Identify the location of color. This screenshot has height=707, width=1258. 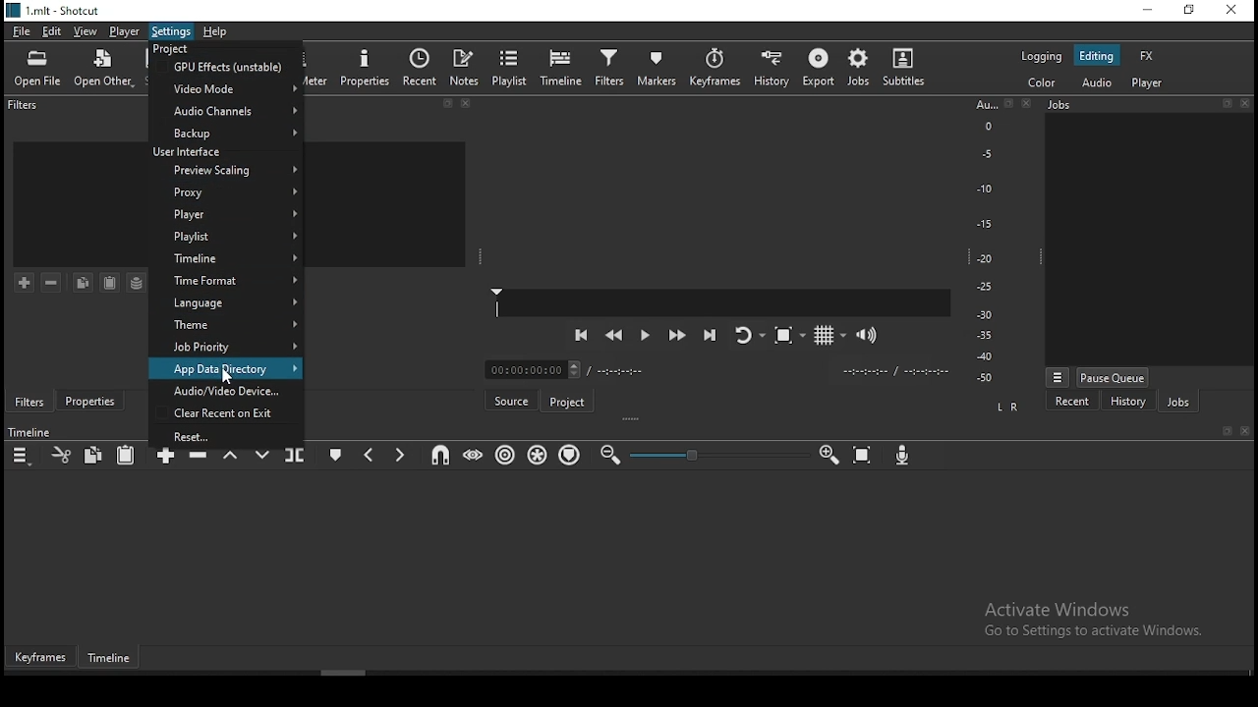
(1039, 83).